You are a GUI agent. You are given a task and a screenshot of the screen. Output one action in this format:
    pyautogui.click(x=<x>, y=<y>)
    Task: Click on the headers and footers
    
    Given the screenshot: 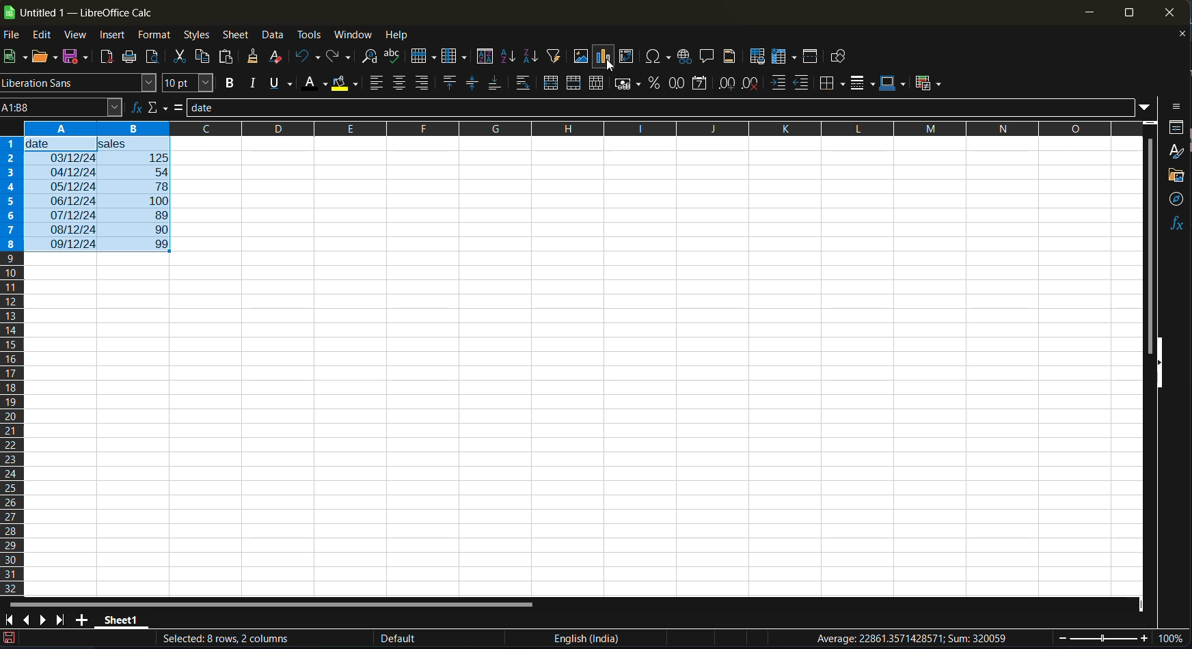 What is the action you would take?
    pyautogui.click(x=732, y=57)
    